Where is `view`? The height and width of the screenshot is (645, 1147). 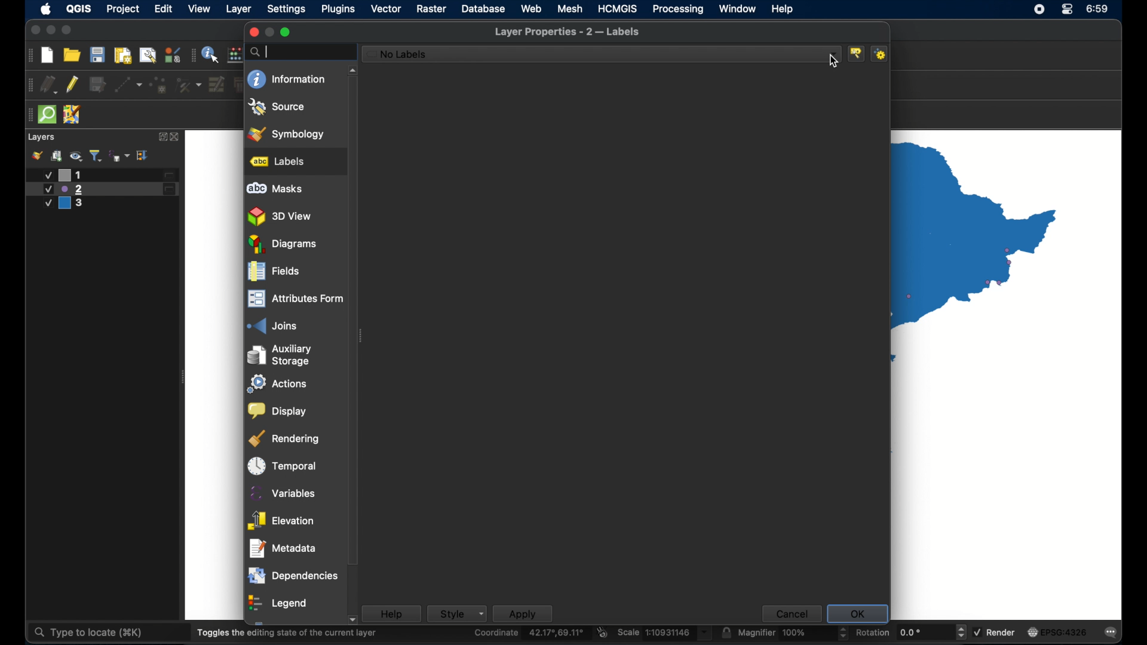 view is located at coordinates (200, 9).